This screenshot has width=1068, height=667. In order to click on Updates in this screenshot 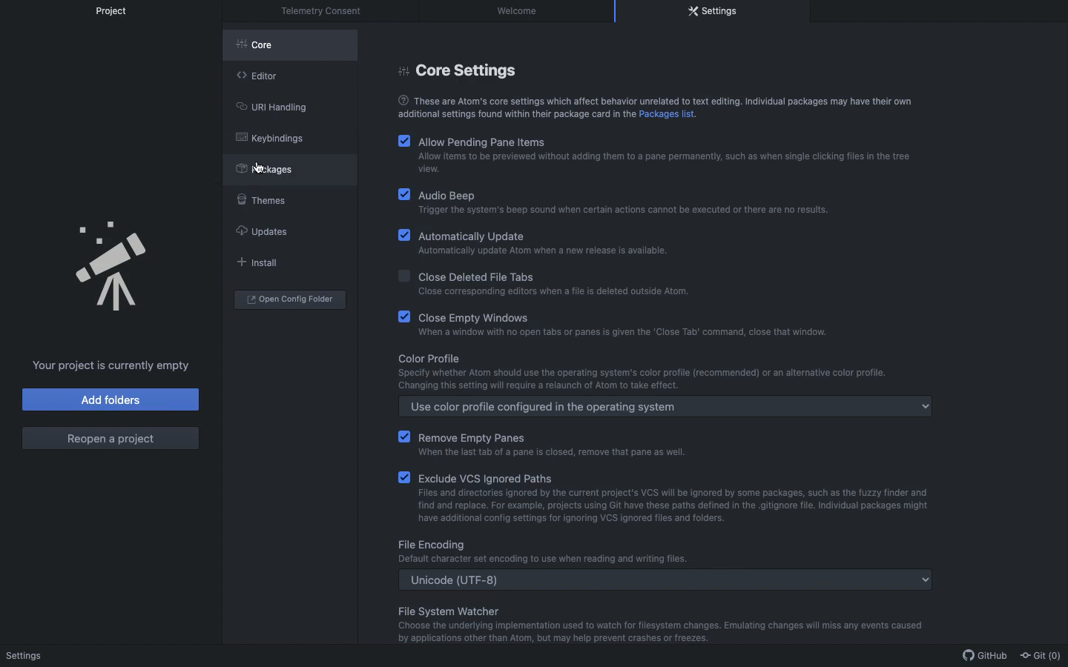, I will do `click(260, 231)`.